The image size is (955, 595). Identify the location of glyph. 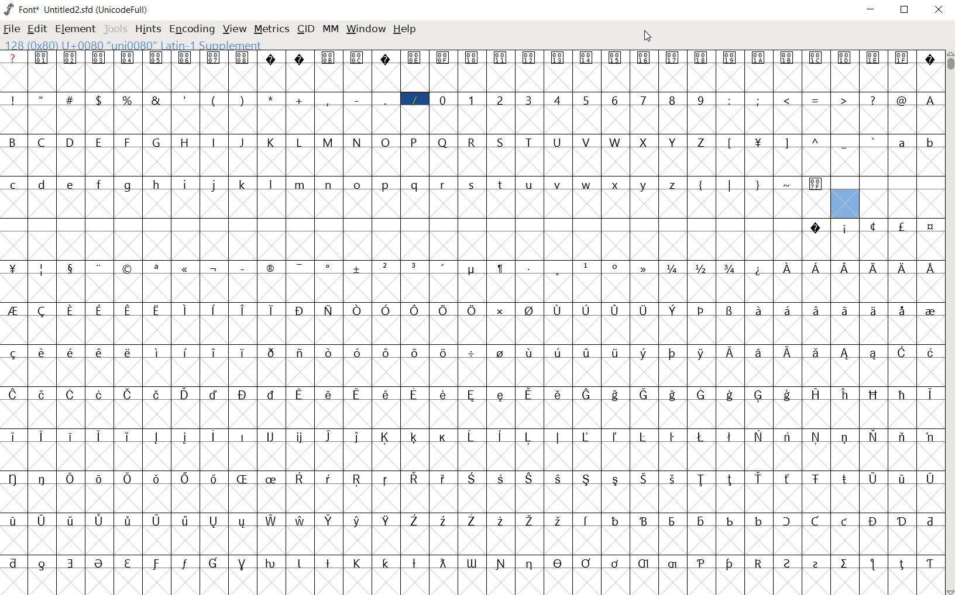
(72, 185).